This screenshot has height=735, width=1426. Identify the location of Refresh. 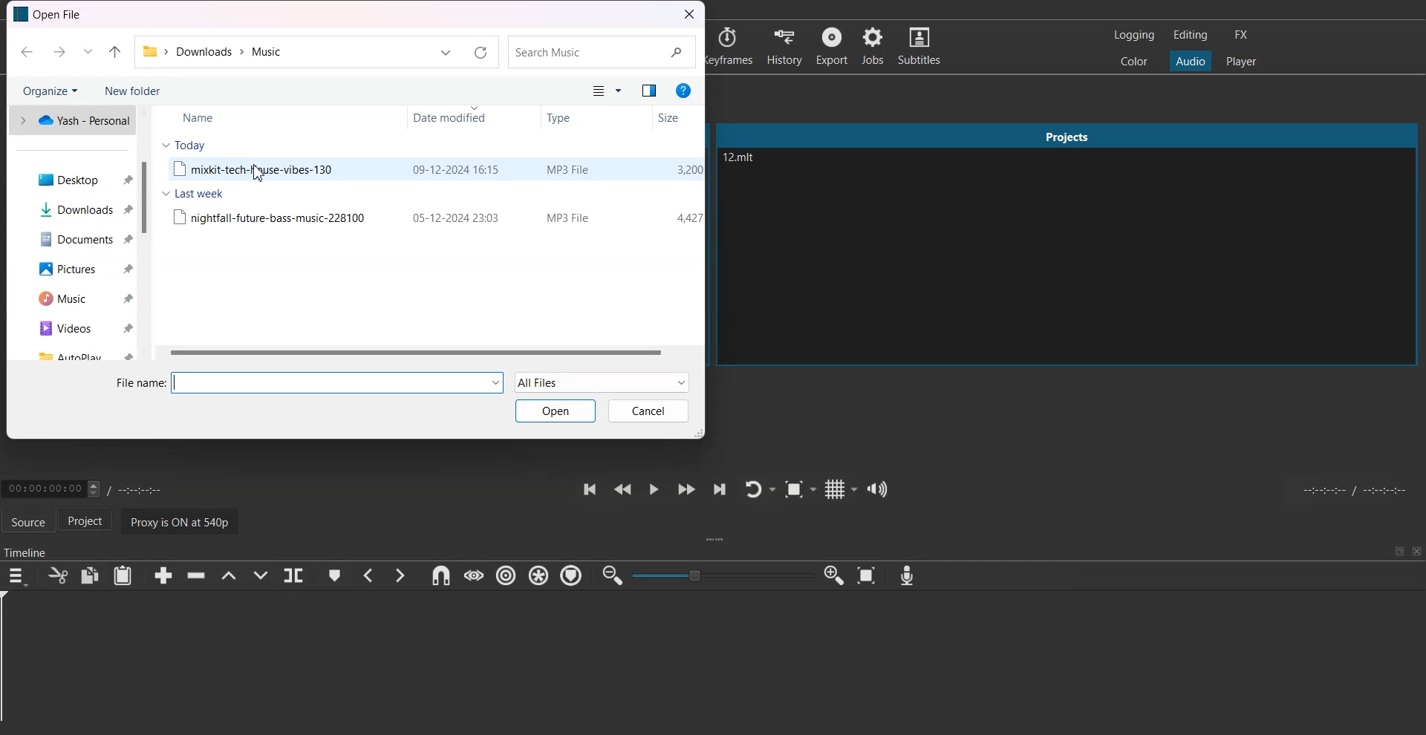
(481, 53).